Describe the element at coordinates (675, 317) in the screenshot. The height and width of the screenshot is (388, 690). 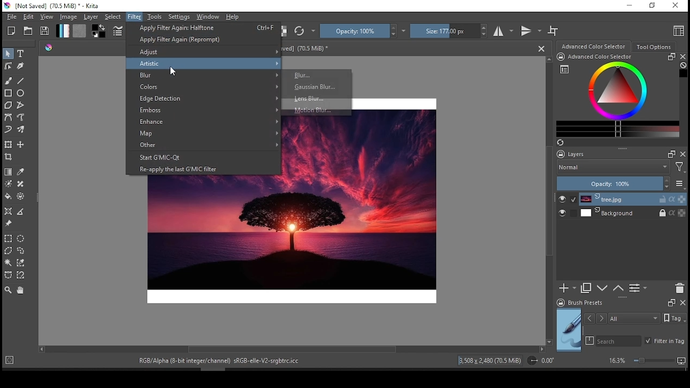
I see `Tags` at that location.